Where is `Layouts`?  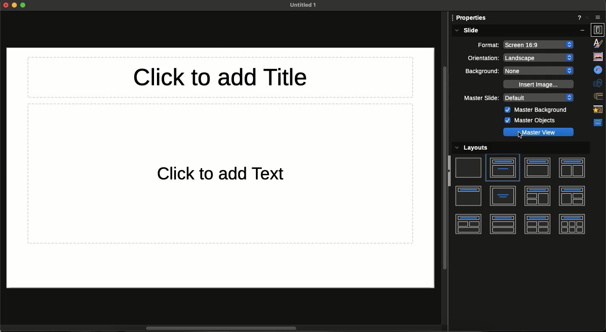 Layouts is located at coordinates (477, 148).